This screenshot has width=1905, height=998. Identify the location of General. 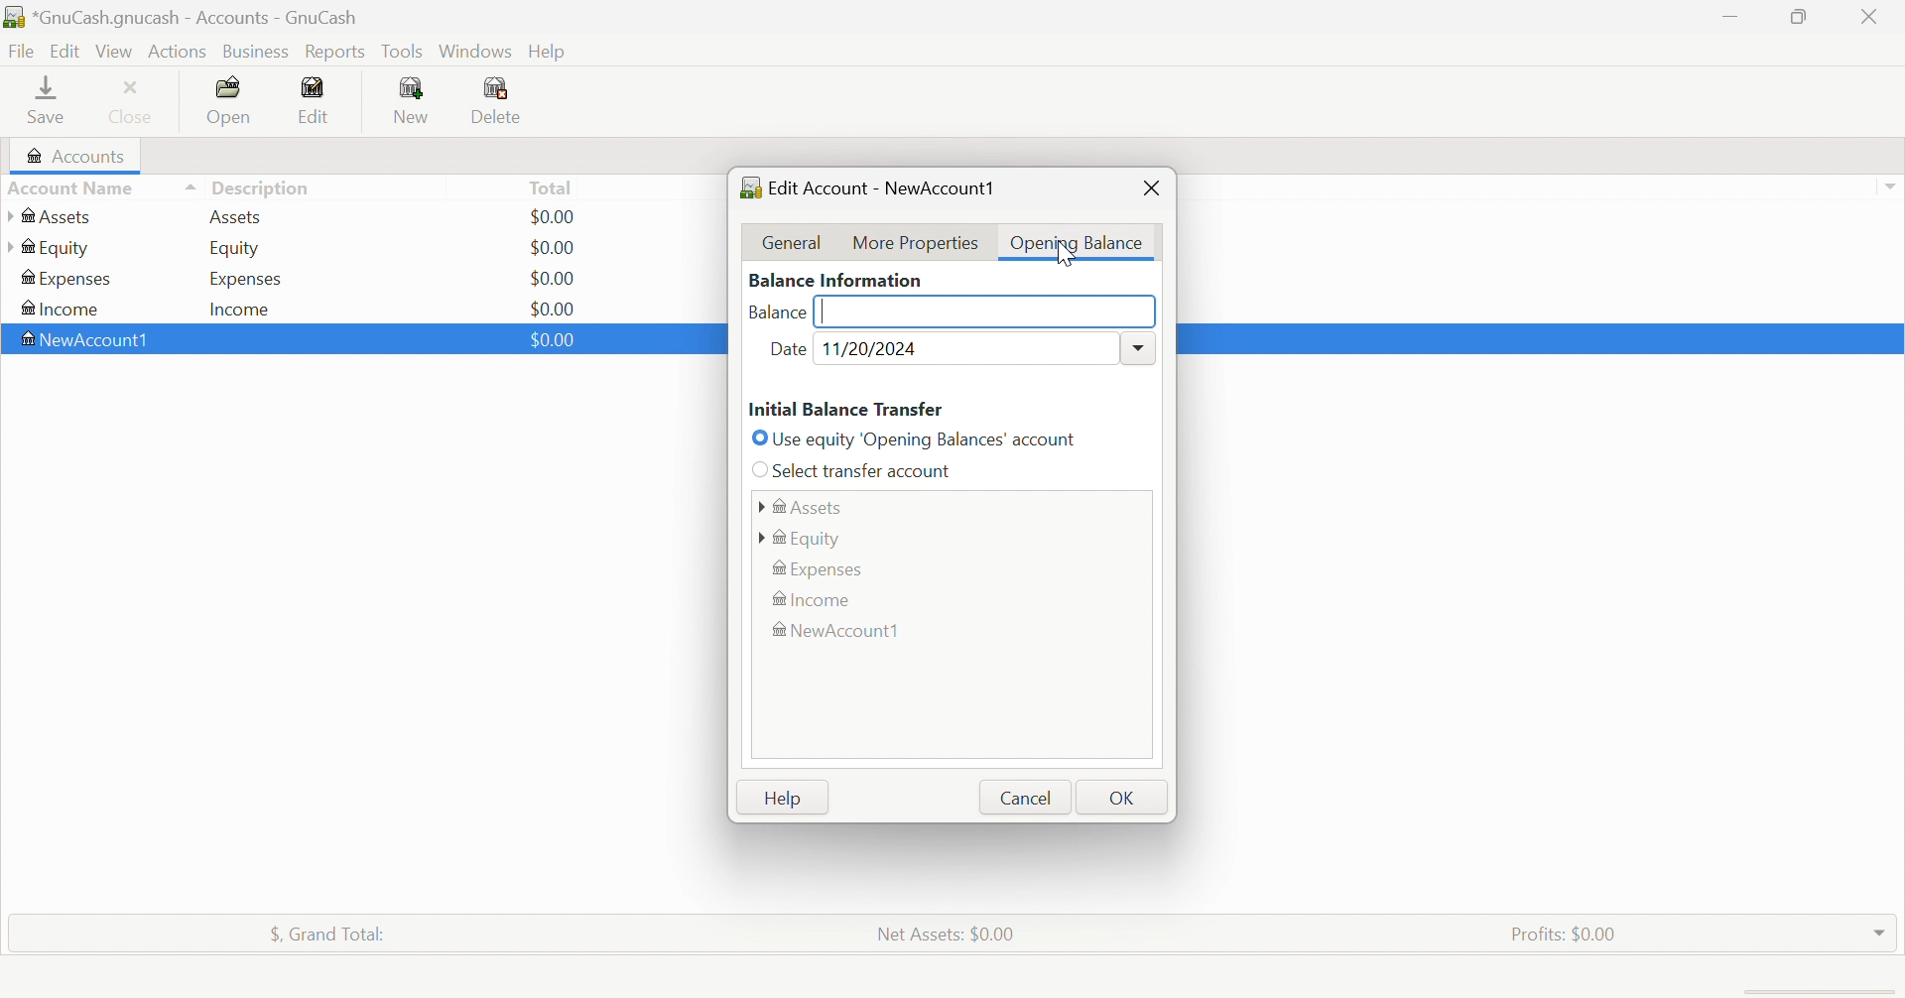
(795, 241).